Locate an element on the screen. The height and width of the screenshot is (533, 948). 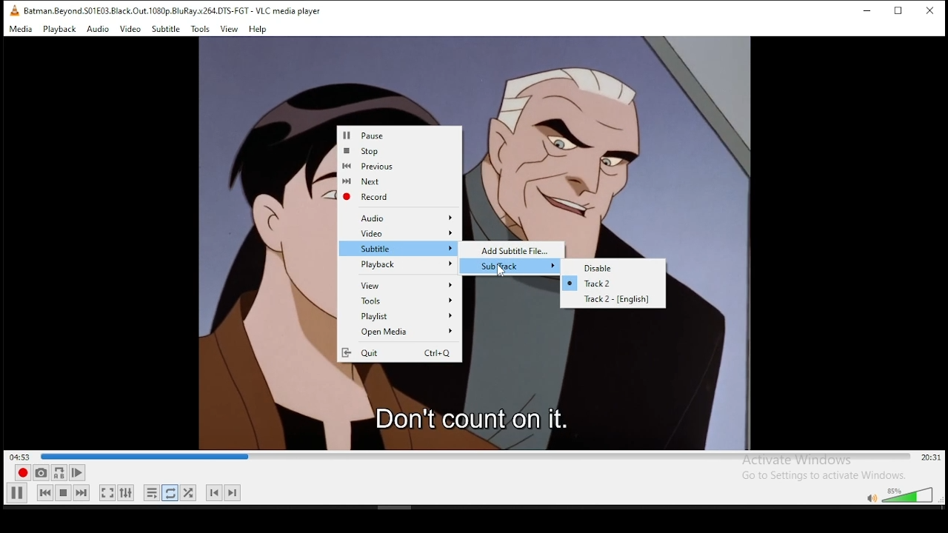
Add Subtitle File... is located at coordinates (517, 249).